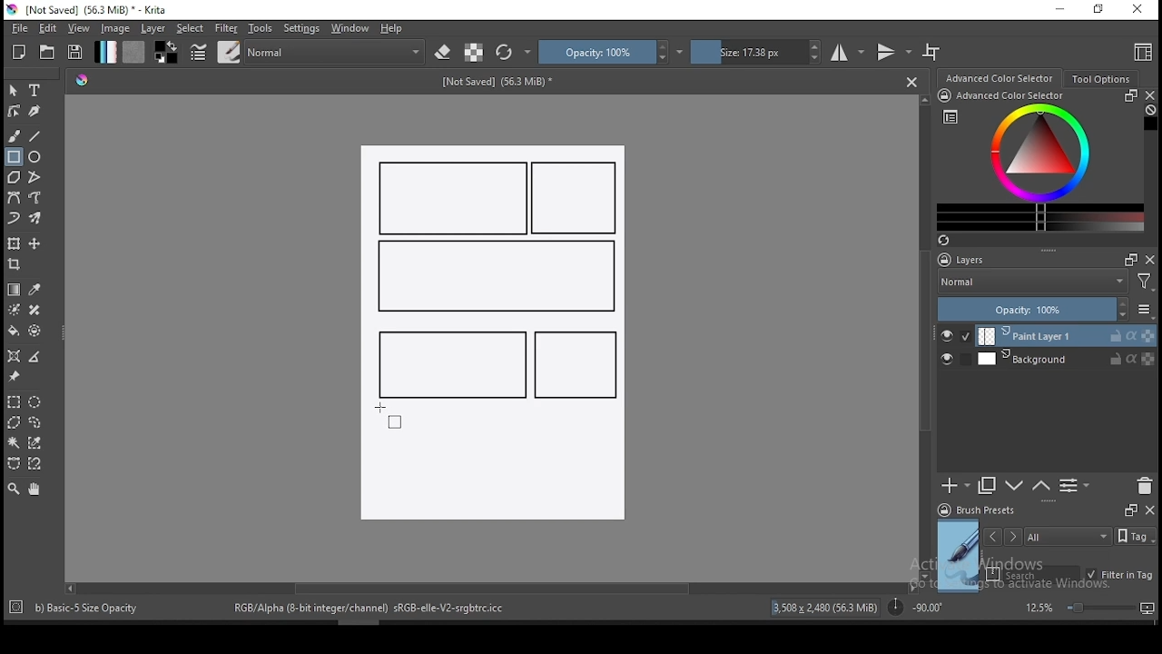 This screenshot has width=1162, height=654. What do you see at coordinates (35, 91) in the screenshot?
I see `text tool` at bounding box center [35, 91].